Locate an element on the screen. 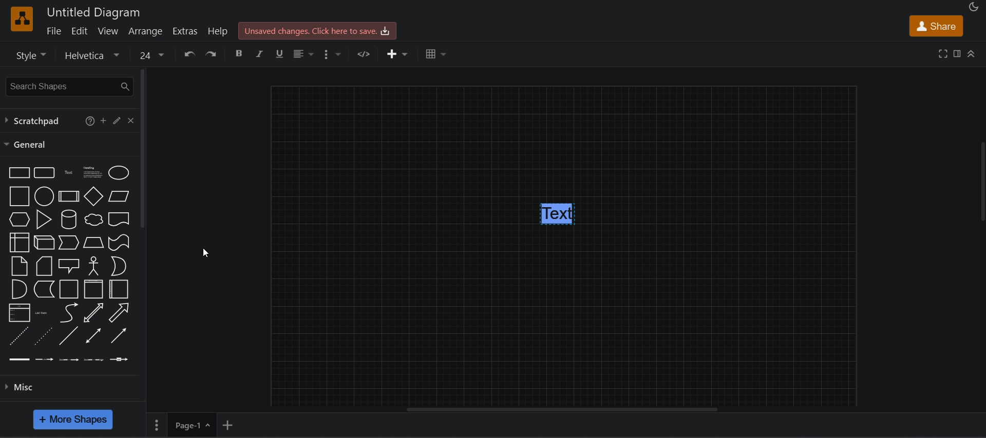 The height and width of the screenshot is (438, 986). Horizontal container is located at coordinates (119, 289).